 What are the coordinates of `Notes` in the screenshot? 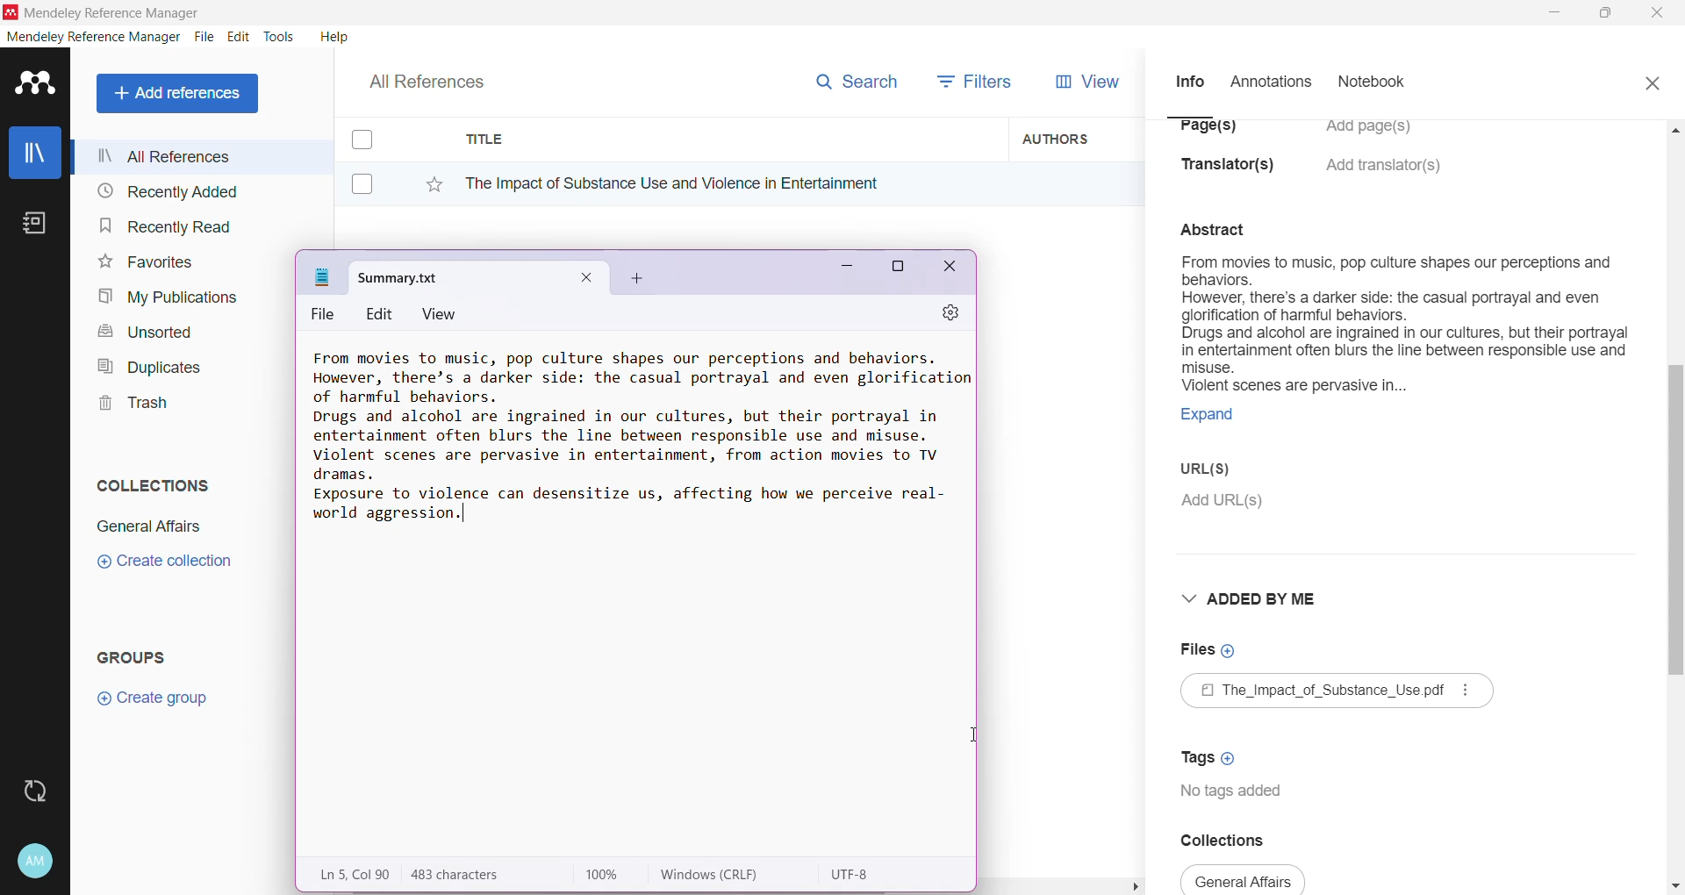 It's located at (39, 225).